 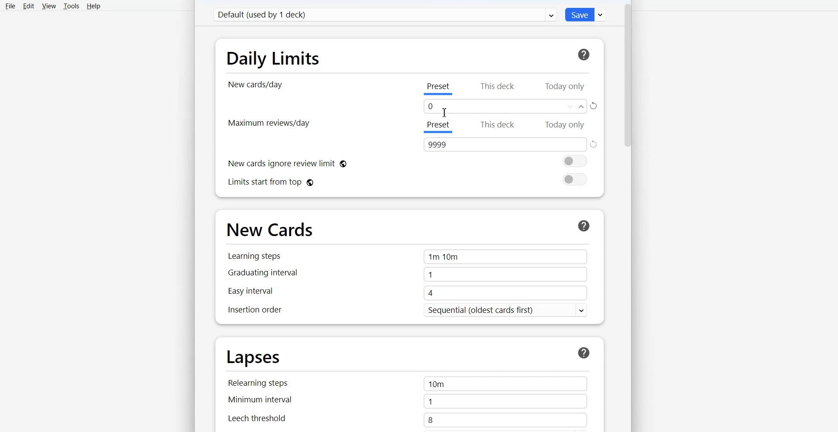 What do you see at coordinates (505, 144) in the screenshot?
I see `Text` at bounding box center [505, 144].